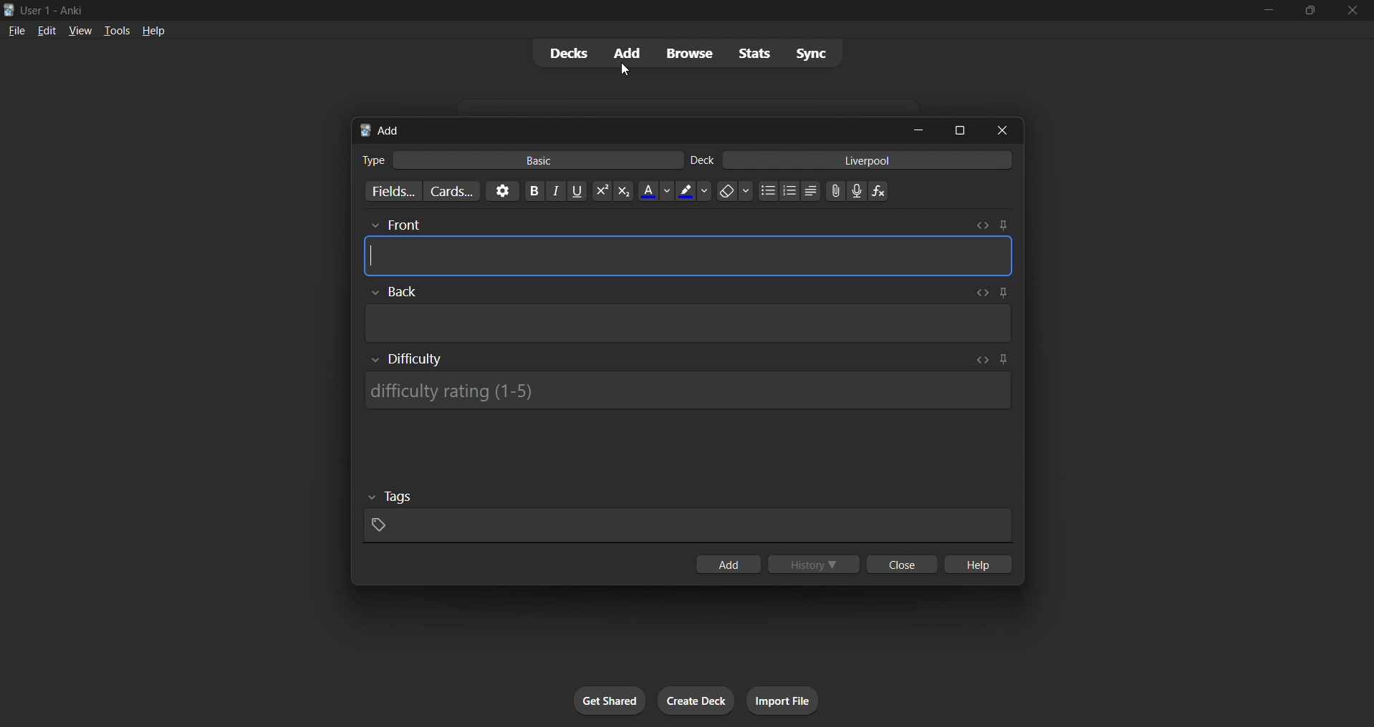 The width and height of the screenshot is (1374, 727). What do you see at coordinates (619, 9) in the screenshot?
I see `title bar` at bounding box center [619, 9].